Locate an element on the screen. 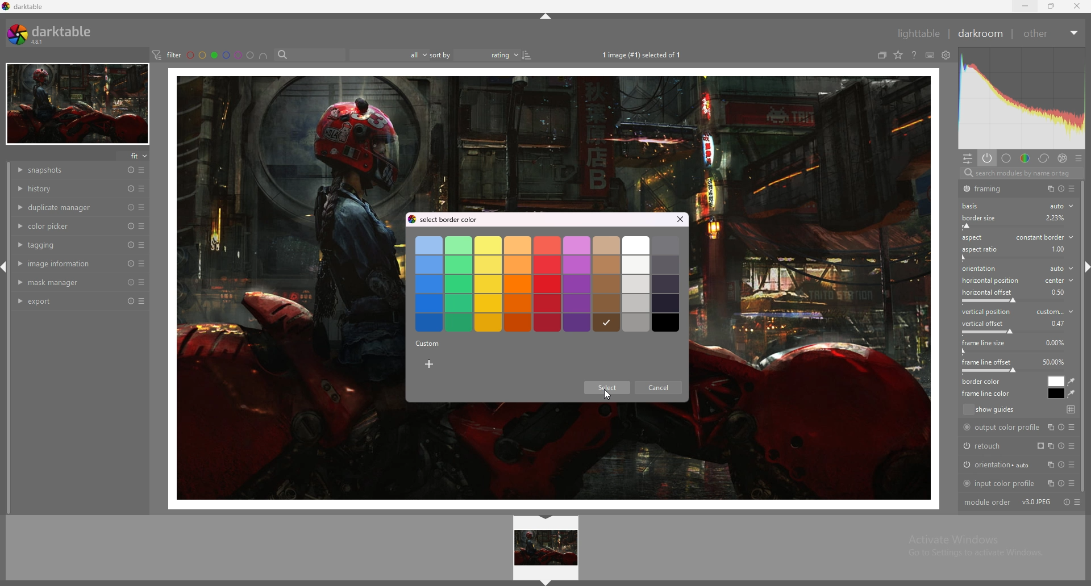 This screenshot has width=1091, height=586. frame line color is located at coordinates (988, 394).